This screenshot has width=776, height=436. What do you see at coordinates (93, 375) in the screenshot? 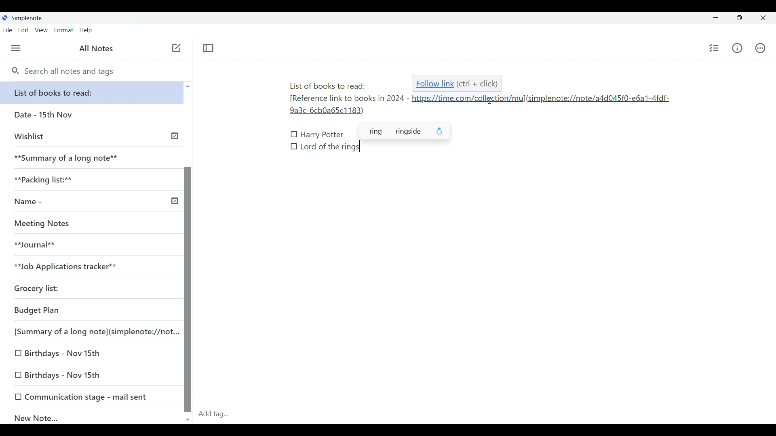
I see `Birthdays - Nov 15th` at bounding box center [93, 375].